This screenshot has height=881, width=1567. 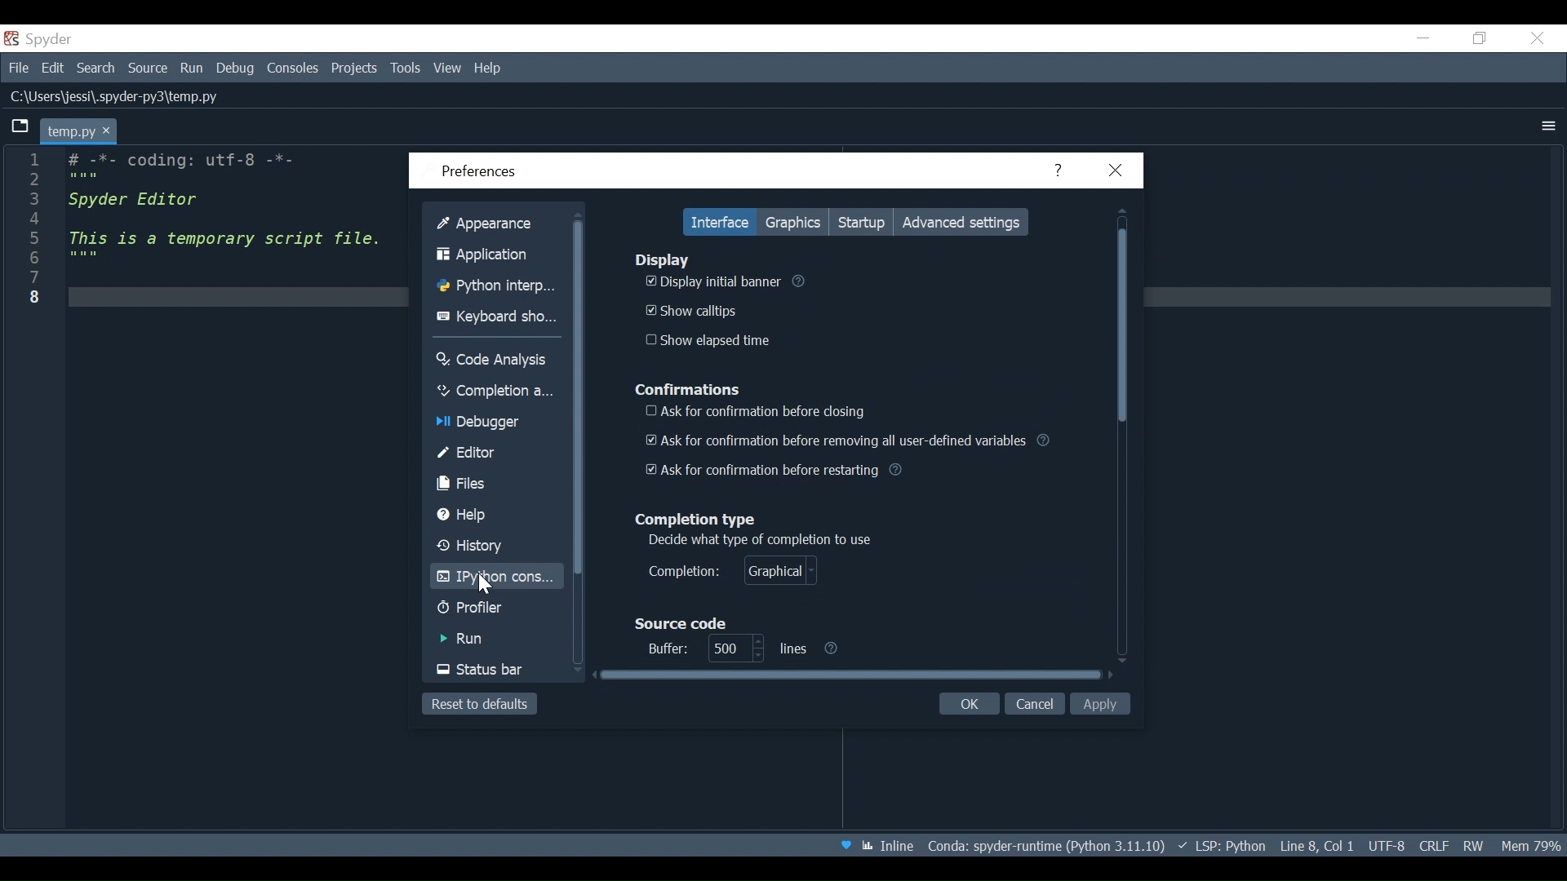 I want to click on Tools, so click(x=406, y=68).